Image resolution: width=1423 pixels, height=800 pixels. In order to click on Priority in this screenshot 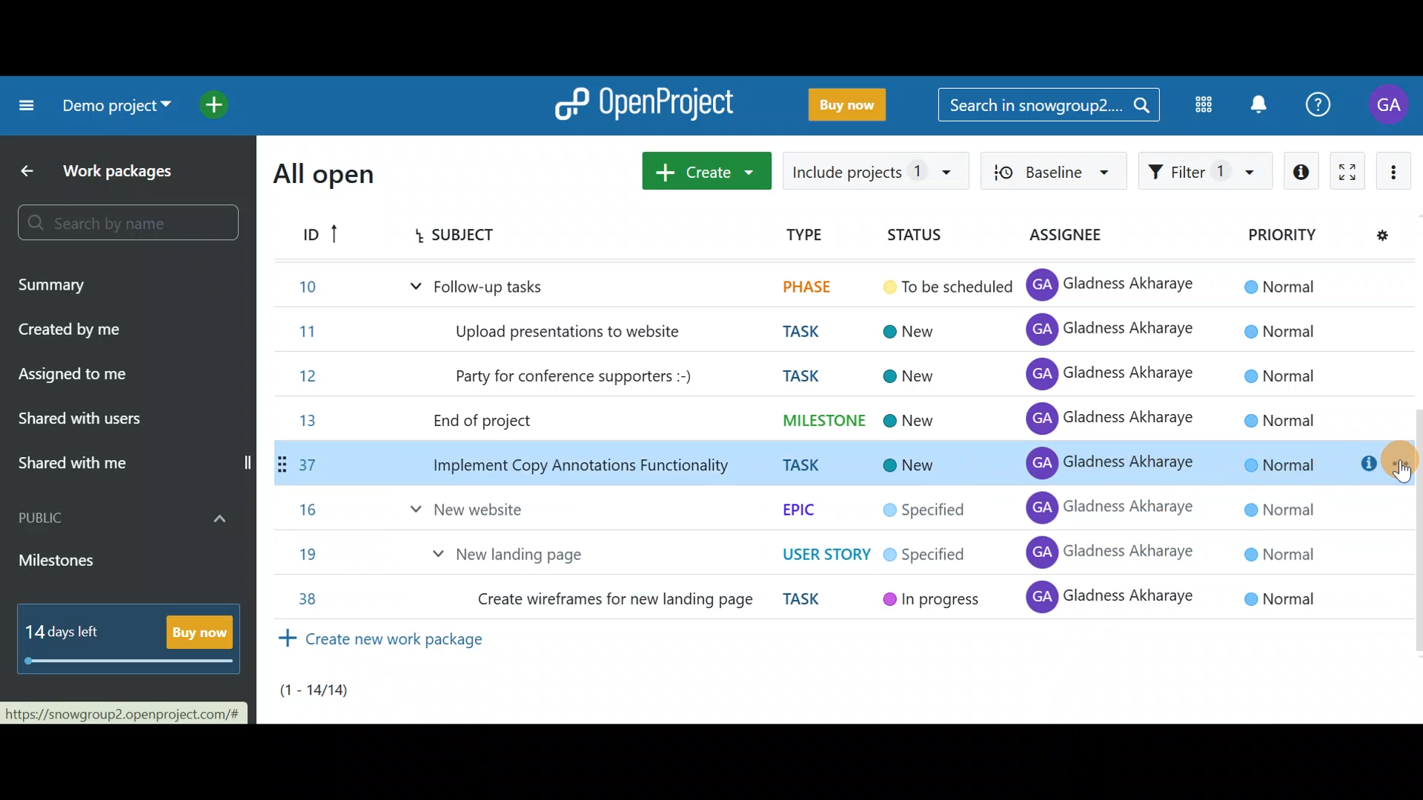, I will do `click(1267, 231)`.